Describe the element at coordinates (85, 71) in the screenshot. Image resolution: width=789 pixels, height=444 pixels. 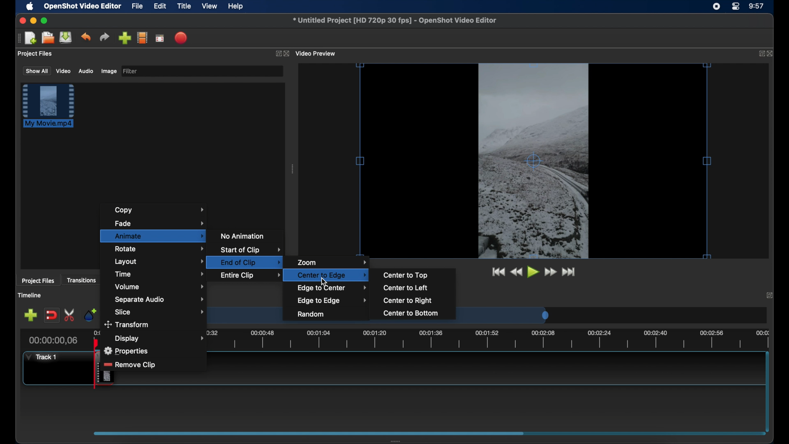
I see `audio` at that location.